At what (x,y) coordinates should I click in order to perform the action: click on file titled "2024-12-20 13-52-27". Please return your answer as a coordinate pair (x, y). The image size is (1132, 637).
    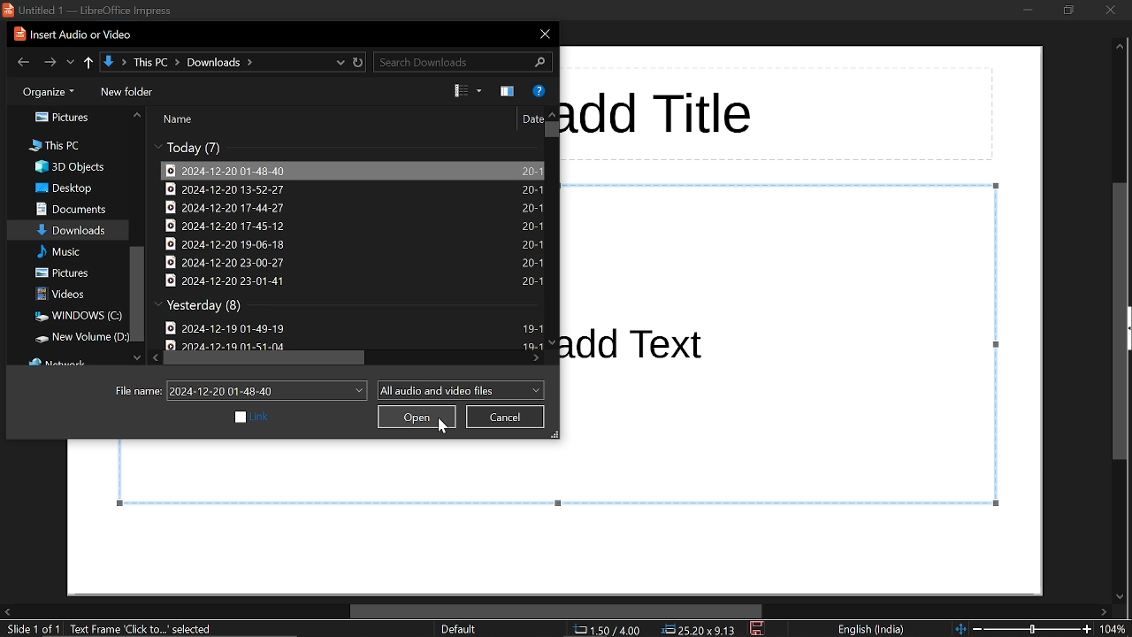
    Looking at the image, I should click on (349, 188).